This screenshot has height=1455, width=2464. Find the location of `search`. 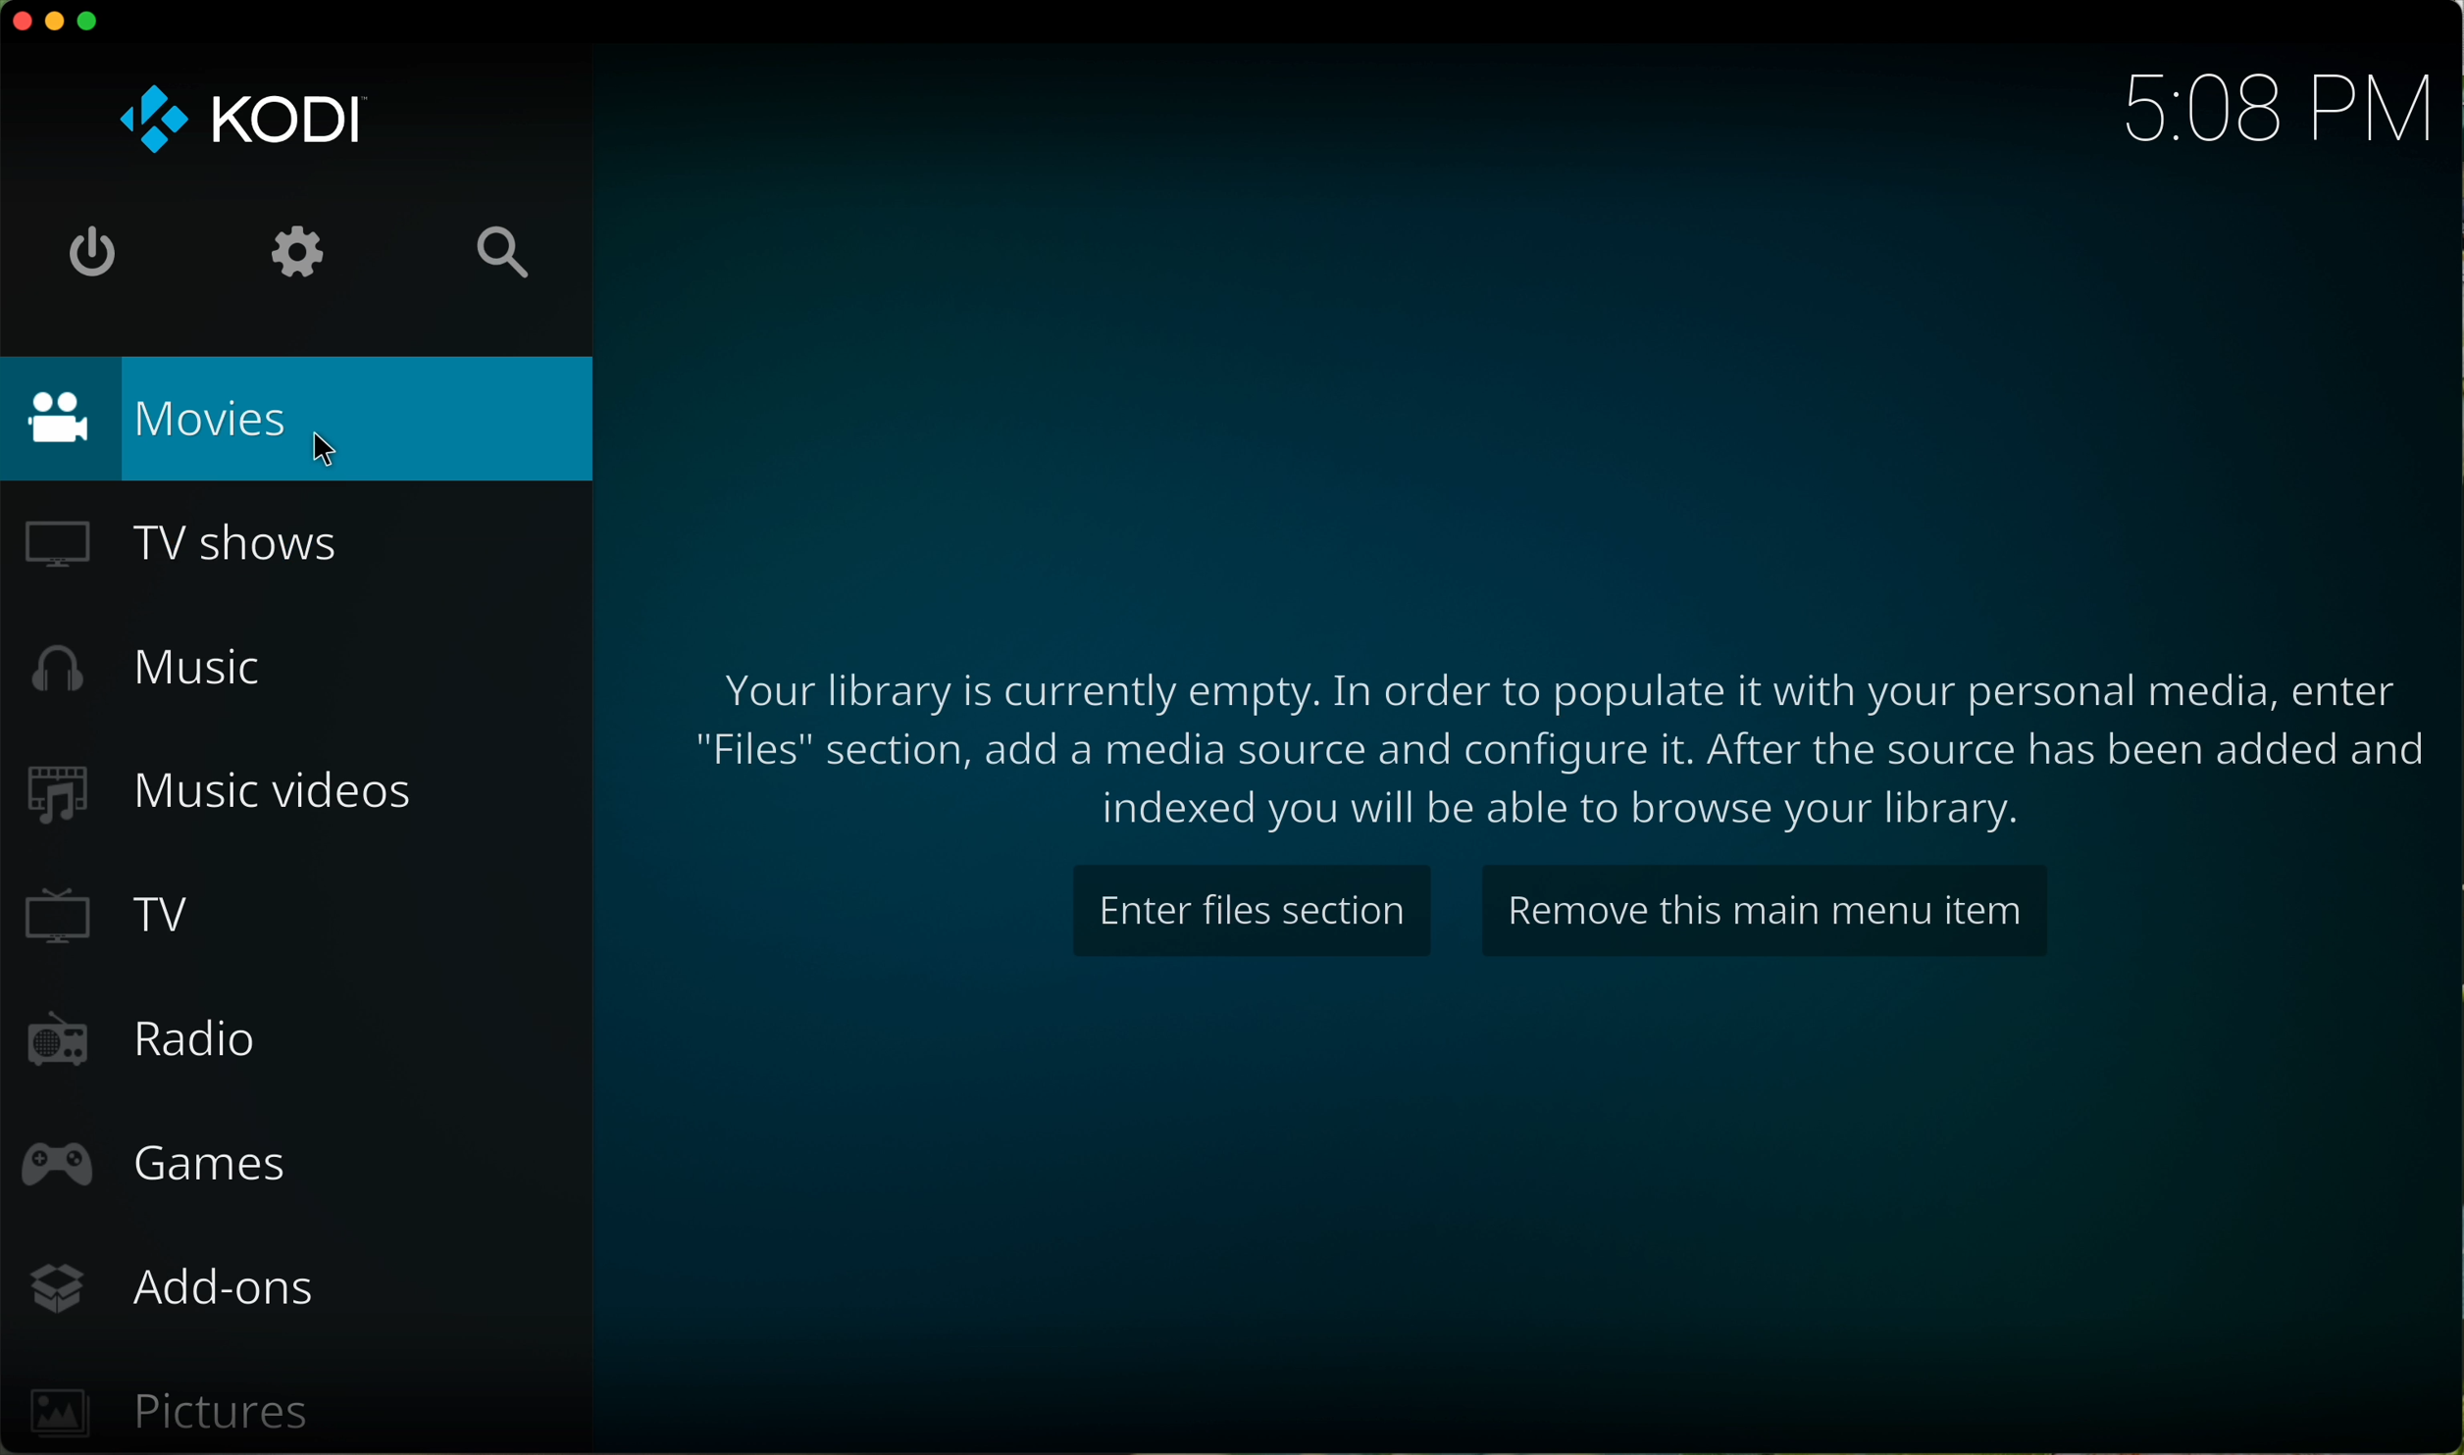

search is located at coordinates (505, 250).